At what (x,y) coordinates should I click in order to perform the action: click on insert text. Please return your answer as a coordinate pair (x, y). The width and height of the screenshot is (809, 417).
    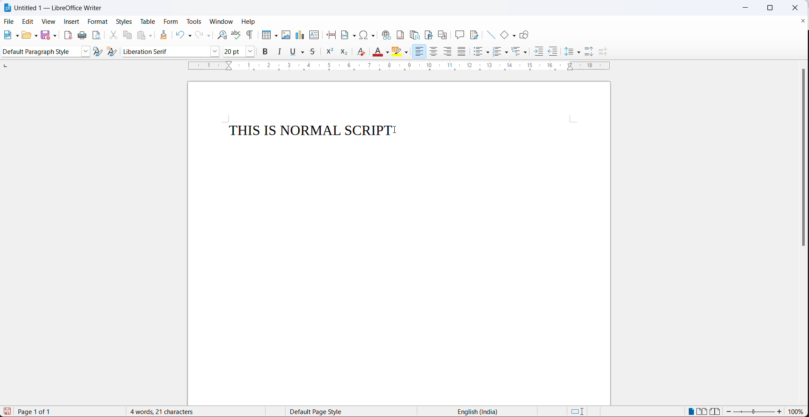
    Looking at the image, I should click on (314, 34).